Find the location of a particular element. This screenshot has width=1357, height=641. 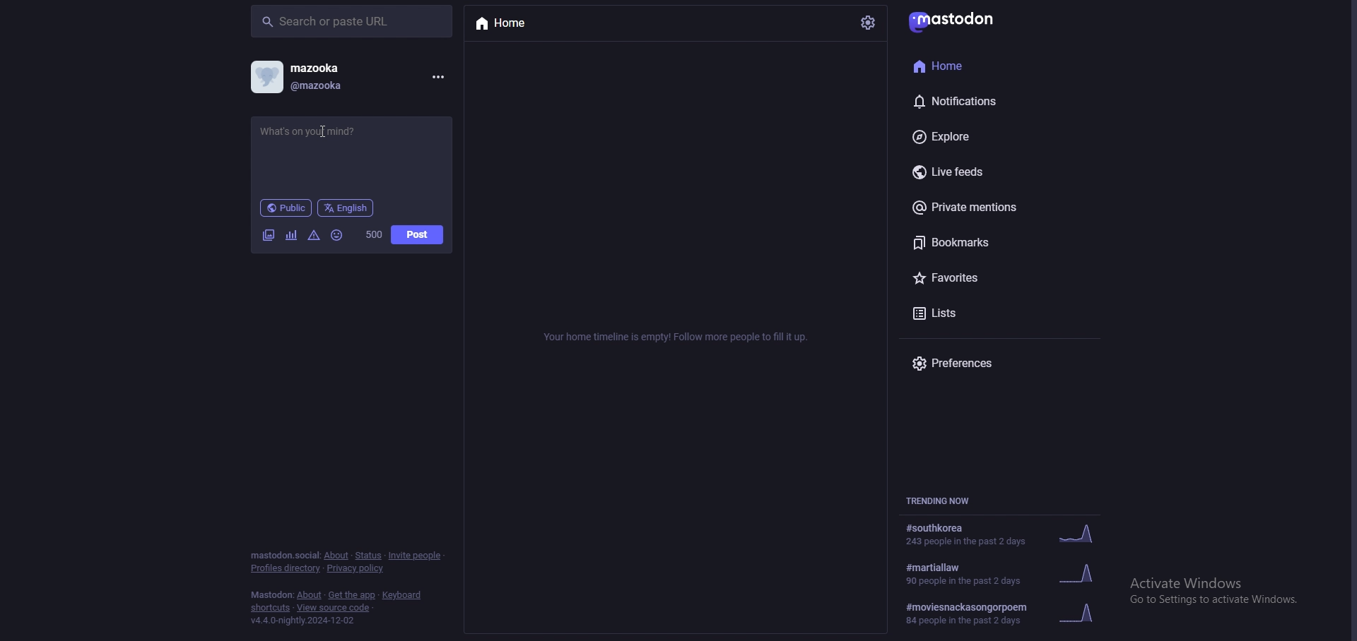

invite people is located at coordinates (417, 556).